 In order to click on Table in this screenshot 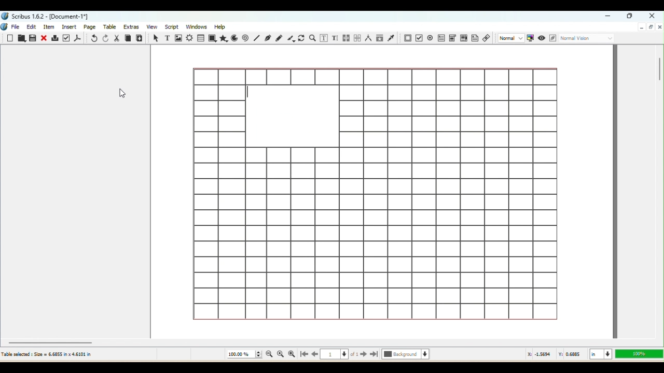, I will do `click(112, 27)`.